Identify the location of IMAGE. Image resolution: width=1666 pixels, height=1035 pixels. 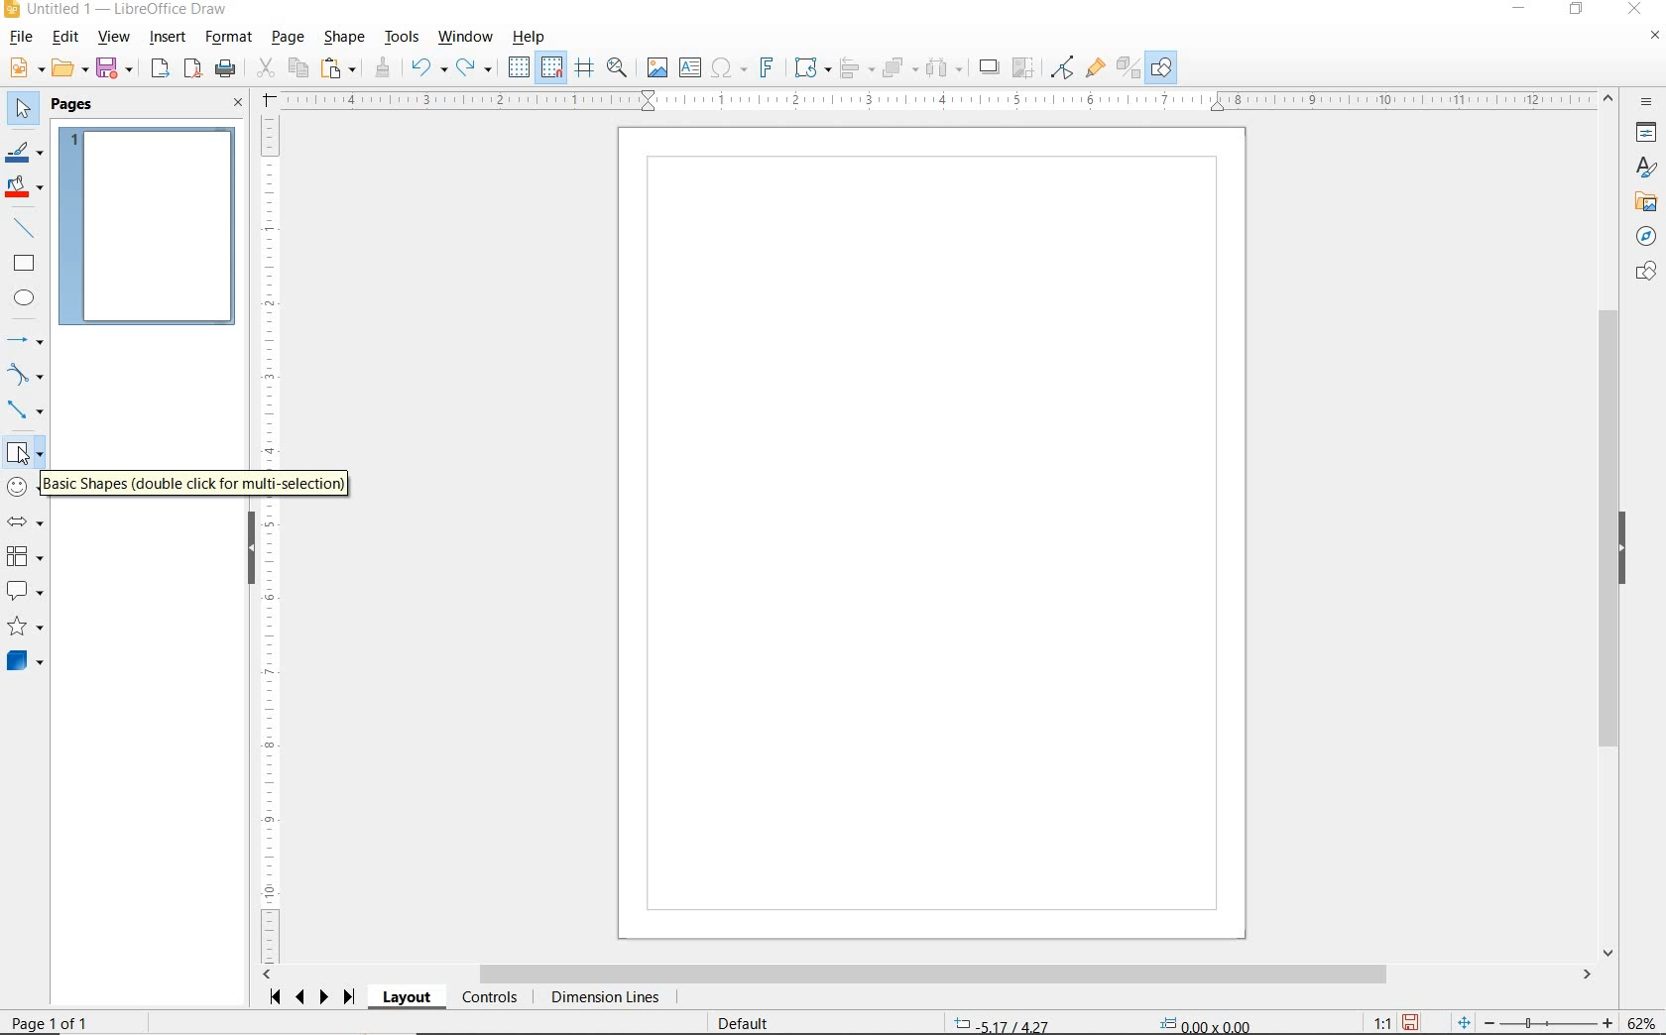
(656, 66).